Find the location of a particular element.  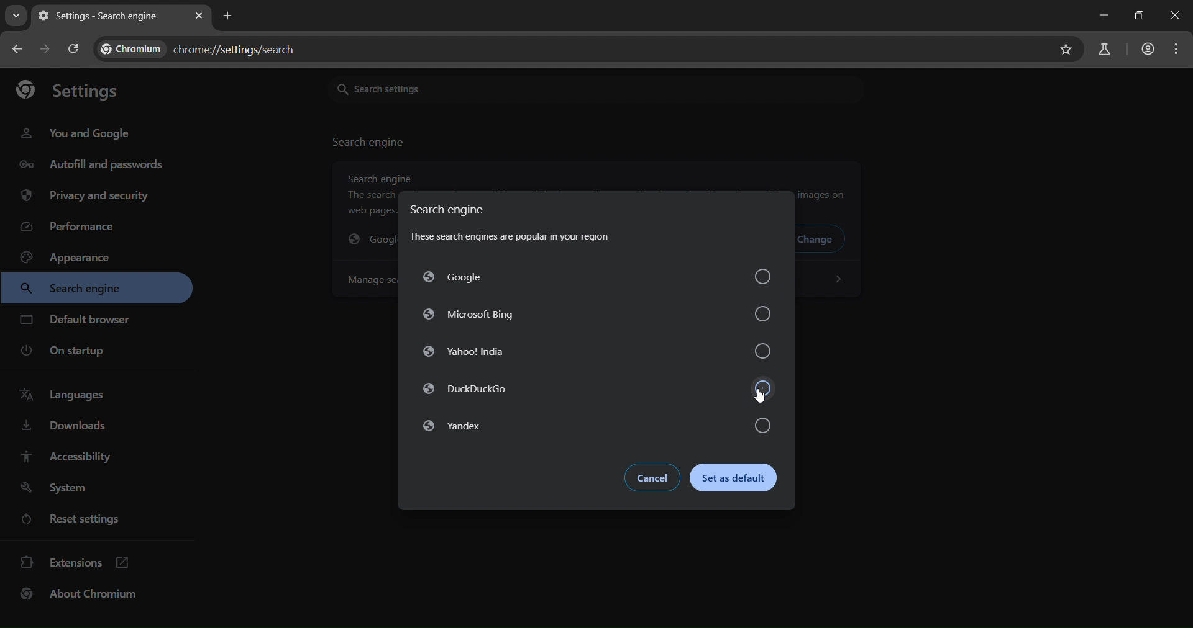

on startup is located at coordinates (64, 351).